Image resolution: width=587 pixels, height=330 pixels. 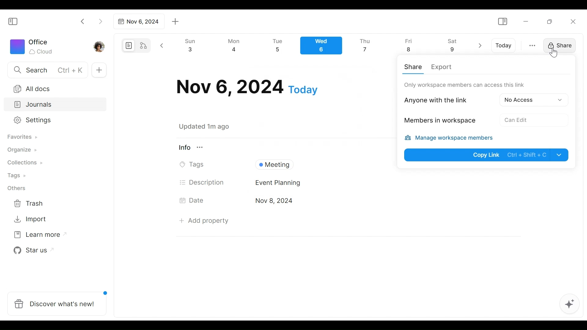 What do you see at coordinates (555, 53) in the screenshot?
I see `cursor` at bounding box center [555, 53].